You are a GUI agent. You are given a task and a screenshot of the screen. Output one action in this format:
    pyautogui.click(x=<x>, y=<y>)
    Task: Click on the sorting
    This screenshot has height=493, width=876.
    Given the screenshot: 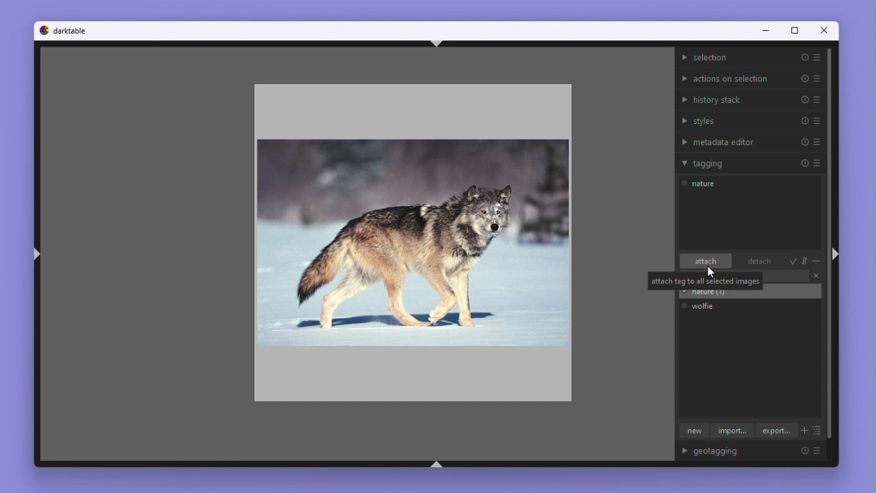 What is the action you would take?
    pyautogui.click(x=806, y=261)
    